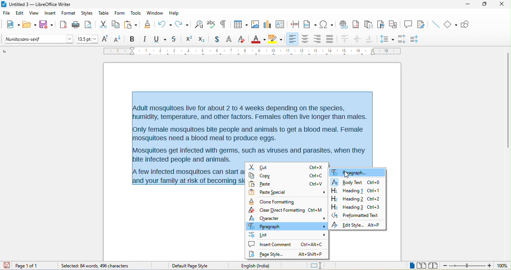 The width and height of the screenshot is (511, 270). What do you see at coordinates (501, 4) in the screenshot?
I see `close` at bounding box center [501, 4].